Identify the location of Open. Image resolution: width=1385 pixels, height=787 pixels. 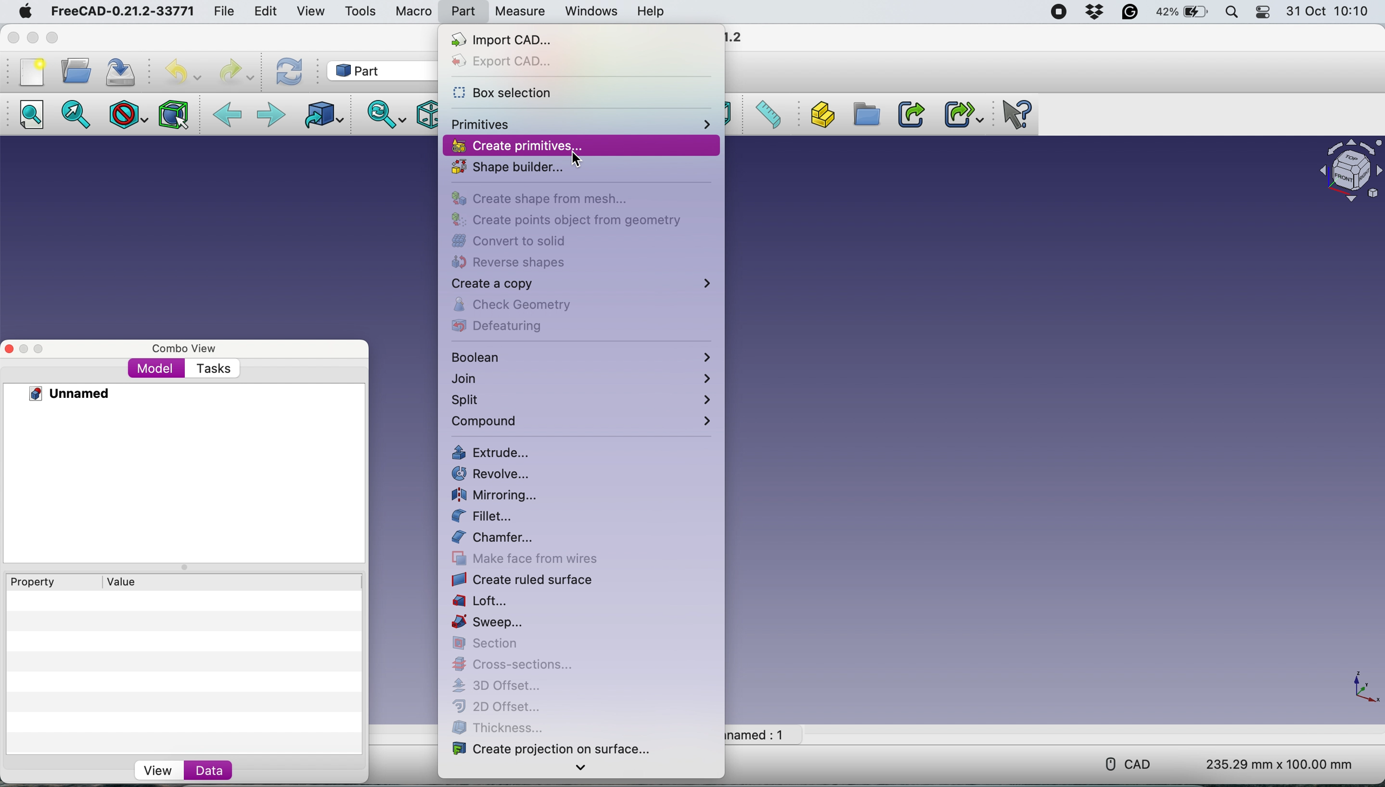
(76, 71).